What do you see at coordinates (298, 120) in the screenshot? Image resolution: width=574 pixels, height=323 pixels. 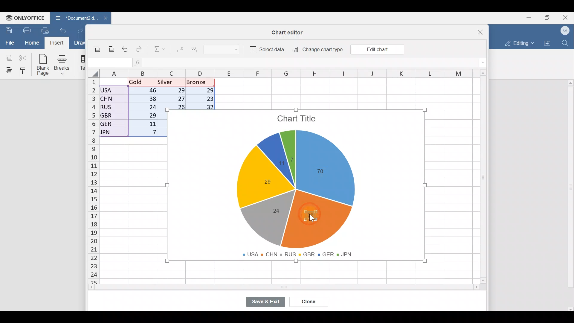 I see `Chart title` at bounding box center [298, 120].